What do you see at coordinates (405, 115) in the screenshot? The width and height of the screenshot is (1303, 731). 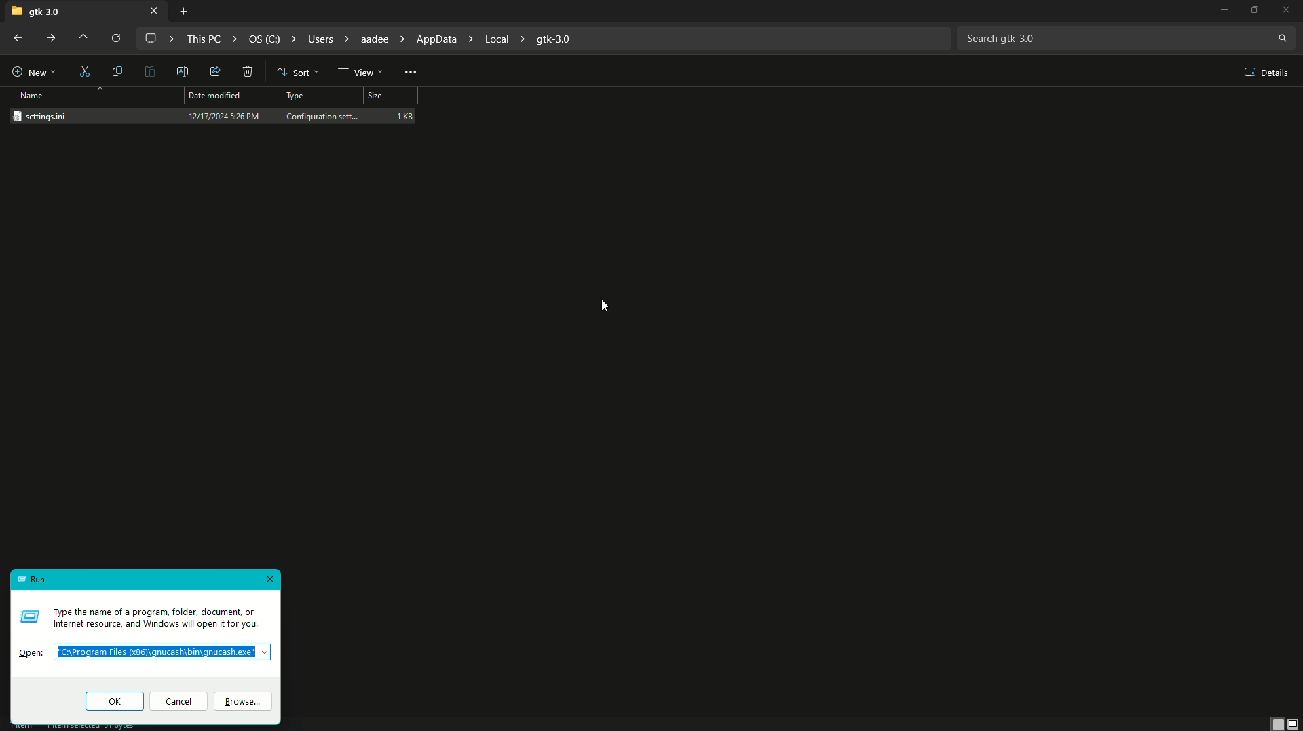 I see `1 KB` at bounding box center [405, 115].